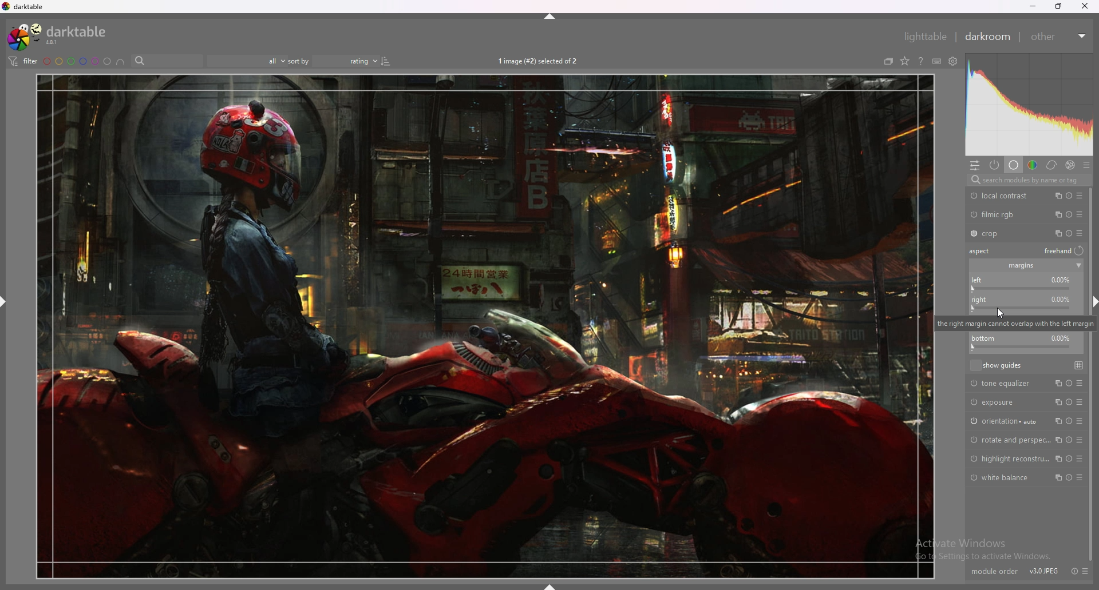  Describe the element at coordinates (77, 61) in the screenshot. I see `color label` at that location.